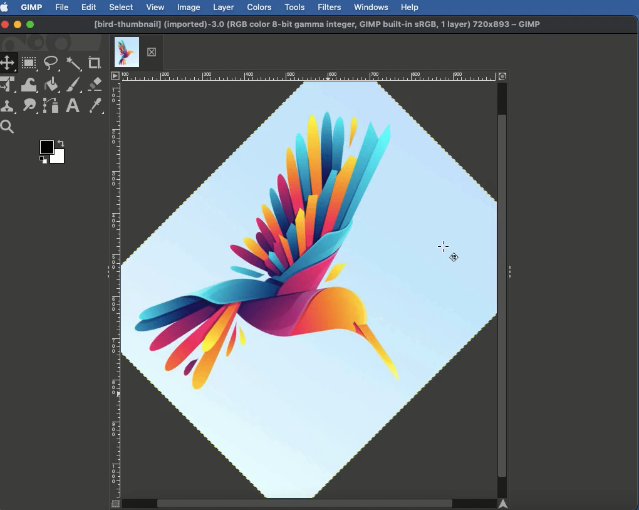 The height and width of the screenshot is (510, 639). What do you see at coordinates (53, 65) in the screenshot?
I see `Freeform selector` at bounding box center [53, 65].